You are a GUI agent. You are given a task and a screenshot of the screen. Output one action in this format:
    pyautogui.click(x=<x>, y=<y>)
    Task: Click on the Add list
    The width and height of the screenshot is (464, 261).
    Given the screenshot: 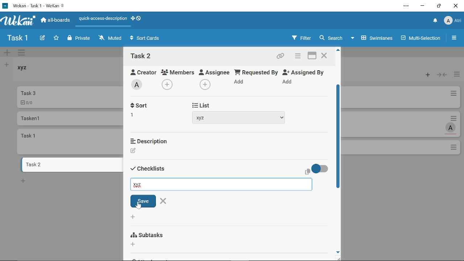 What is the action you would take?
    pyautogui.click(x=6, y=65)
    